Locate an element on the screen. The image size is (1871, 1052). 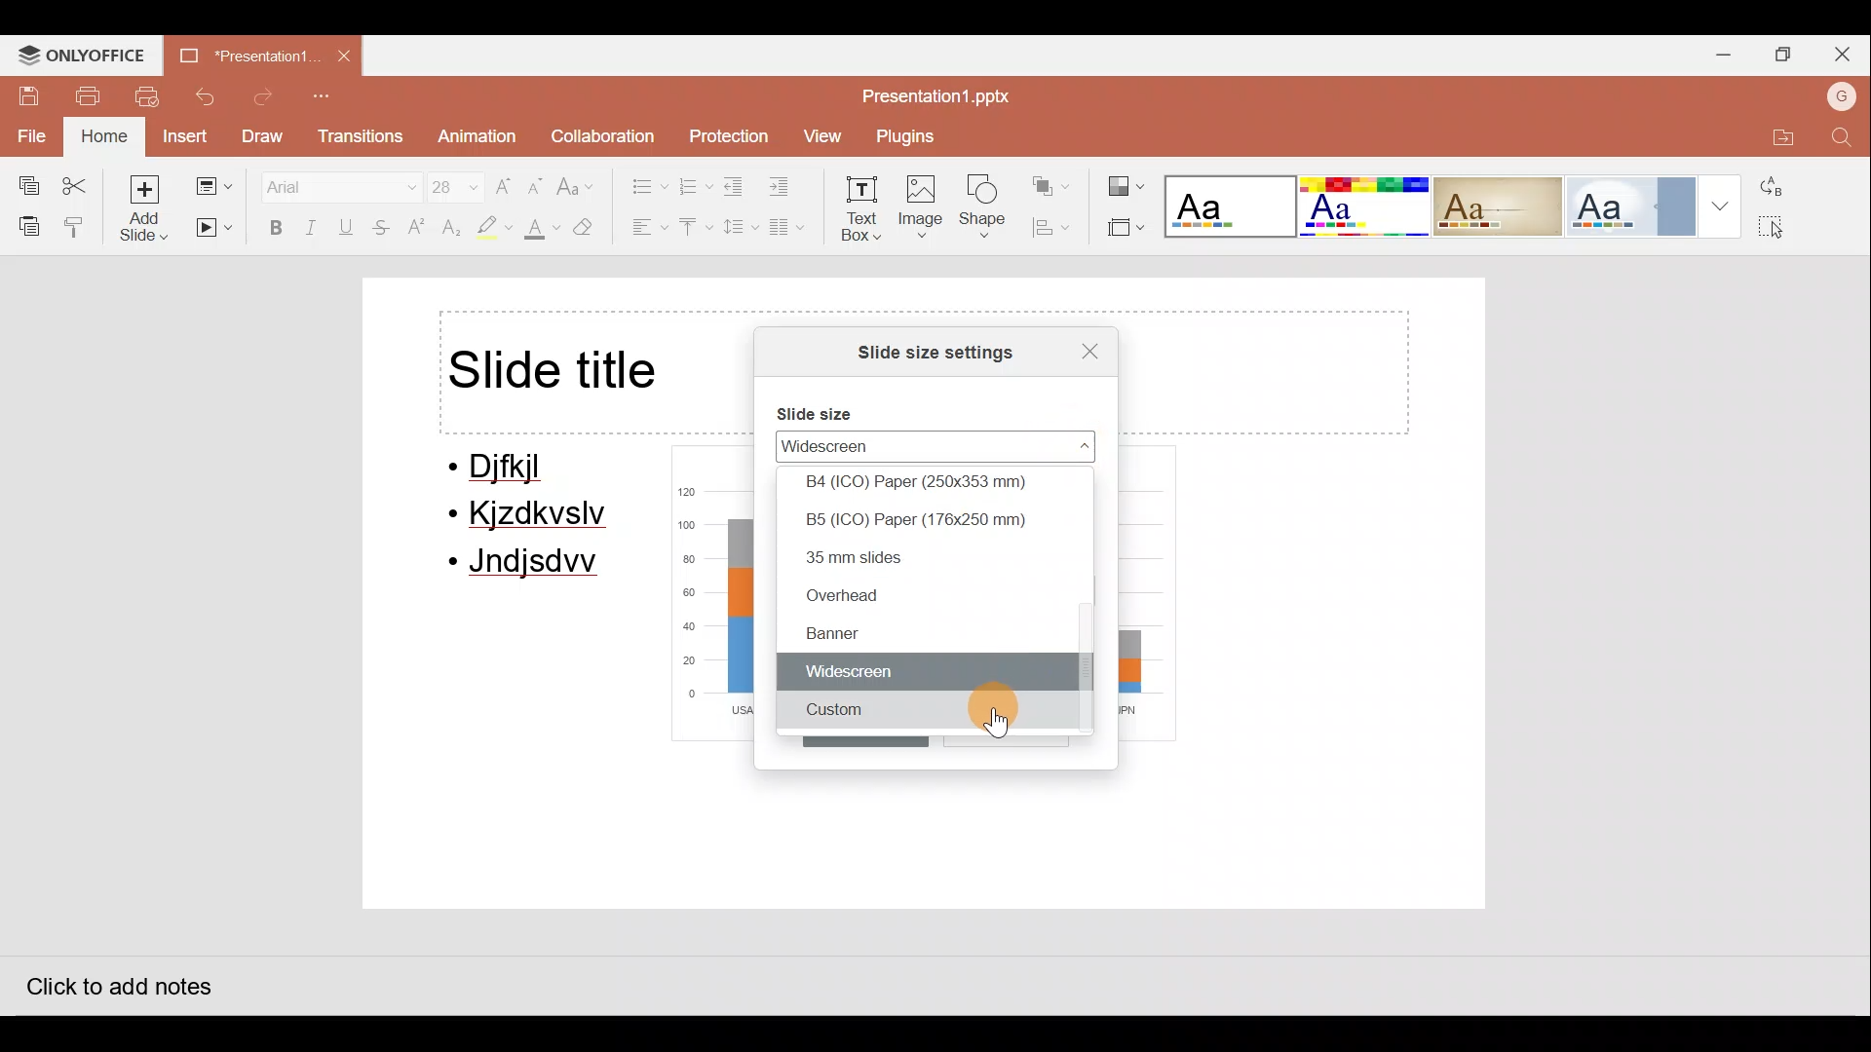
Font name is located at coordinates (328, 183).